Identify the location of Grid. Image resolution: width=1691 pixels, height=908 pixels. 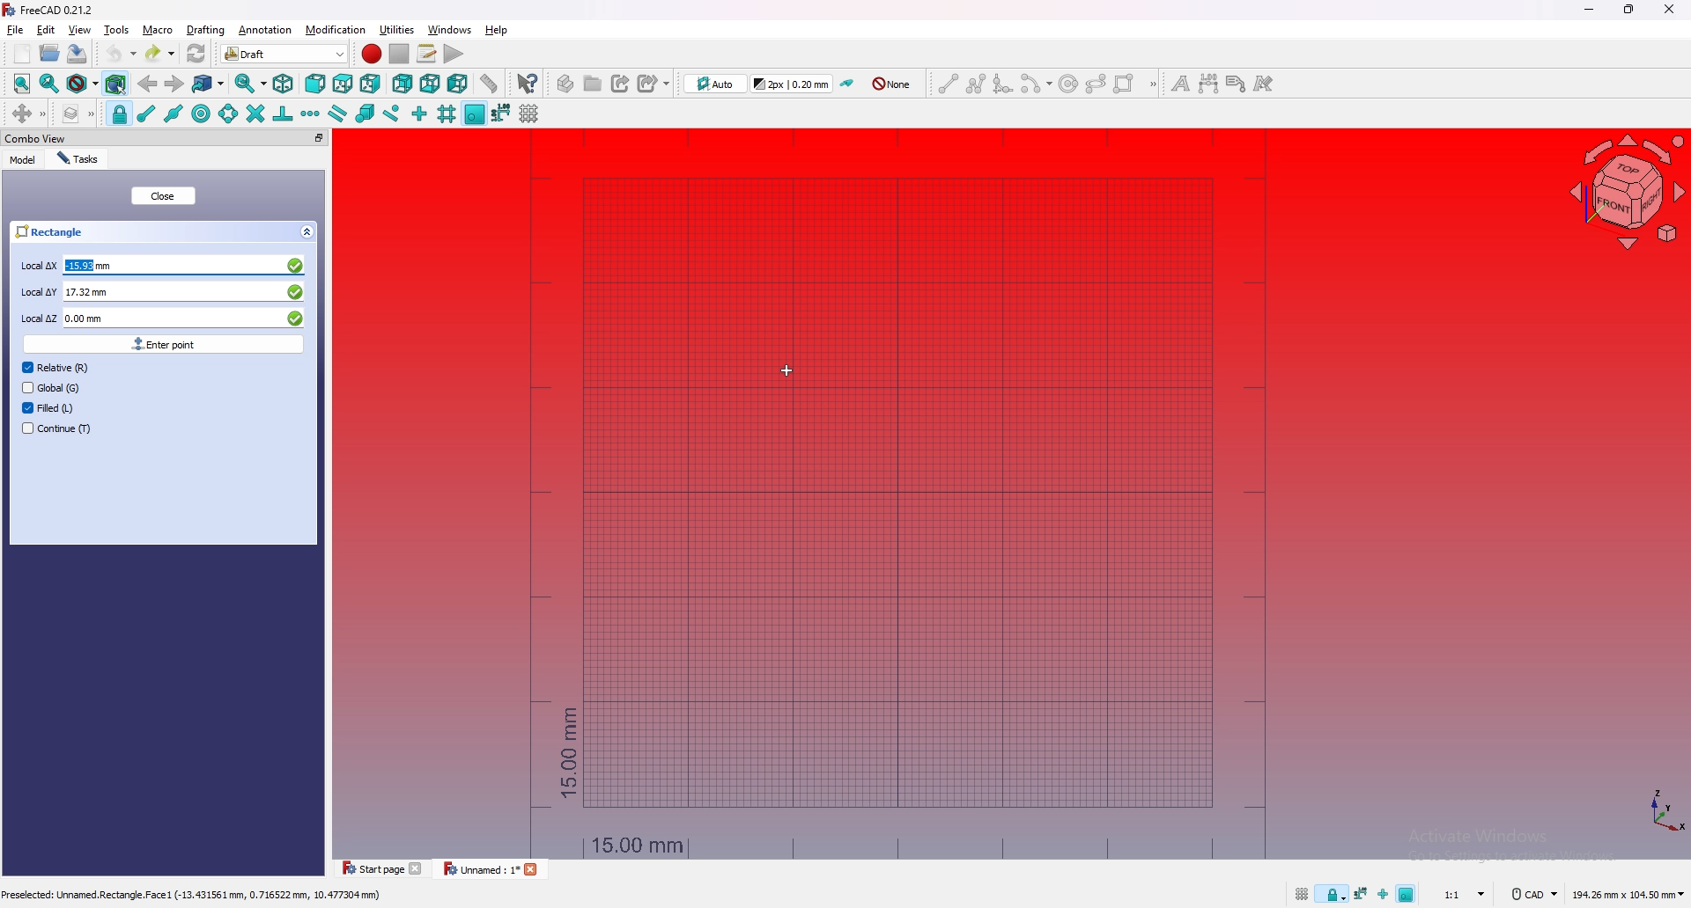
(897, 497).